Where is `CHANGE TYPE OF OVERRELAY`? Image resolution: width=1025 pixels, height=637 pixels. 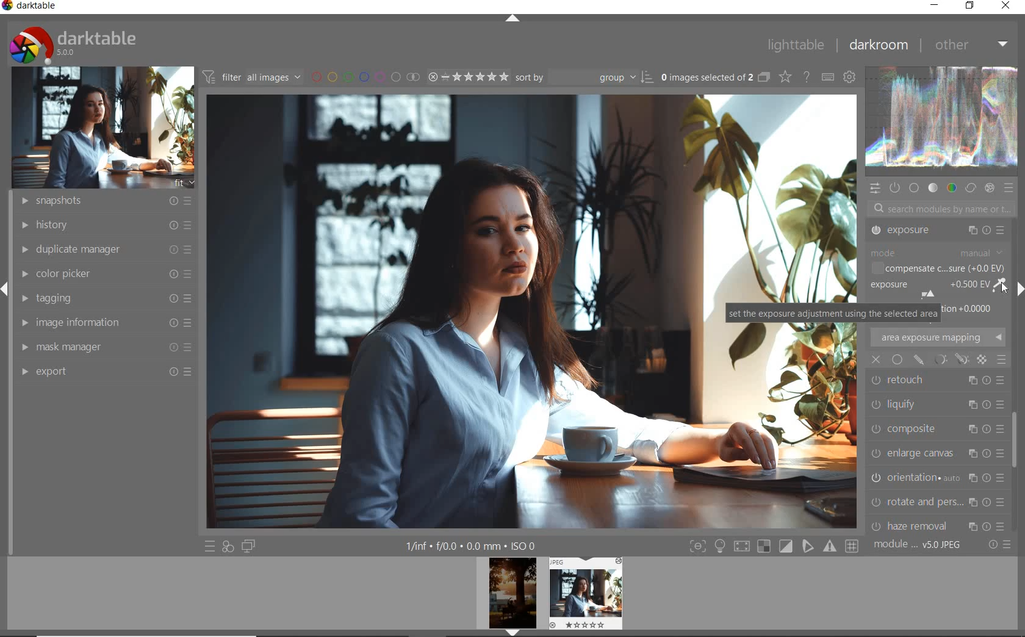 CHANGE TYPE OF OVERRELAY is located at coordinates (784, 76).